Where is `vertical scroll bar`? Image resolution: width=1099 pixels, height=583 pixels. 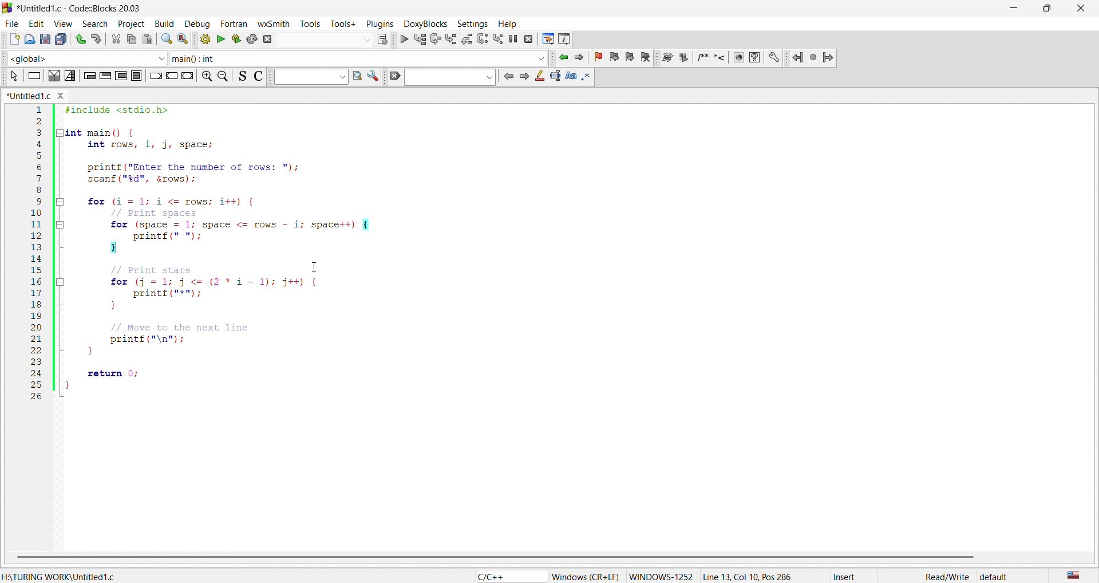
vertical scroll bar is located at coordinates (492, 556).